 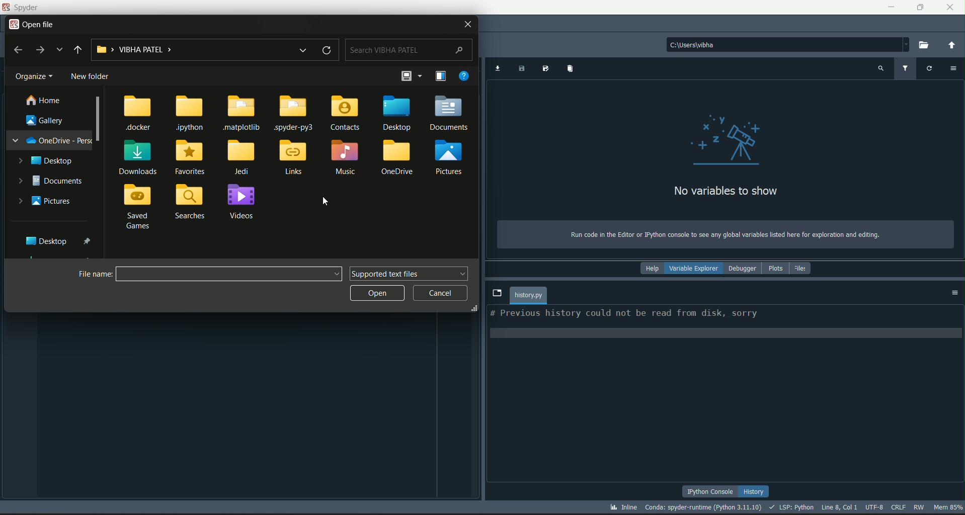 What do you see at coordinates (727, 140) in the screenshot?
I see `graphics` at bounding box center [727, 140].